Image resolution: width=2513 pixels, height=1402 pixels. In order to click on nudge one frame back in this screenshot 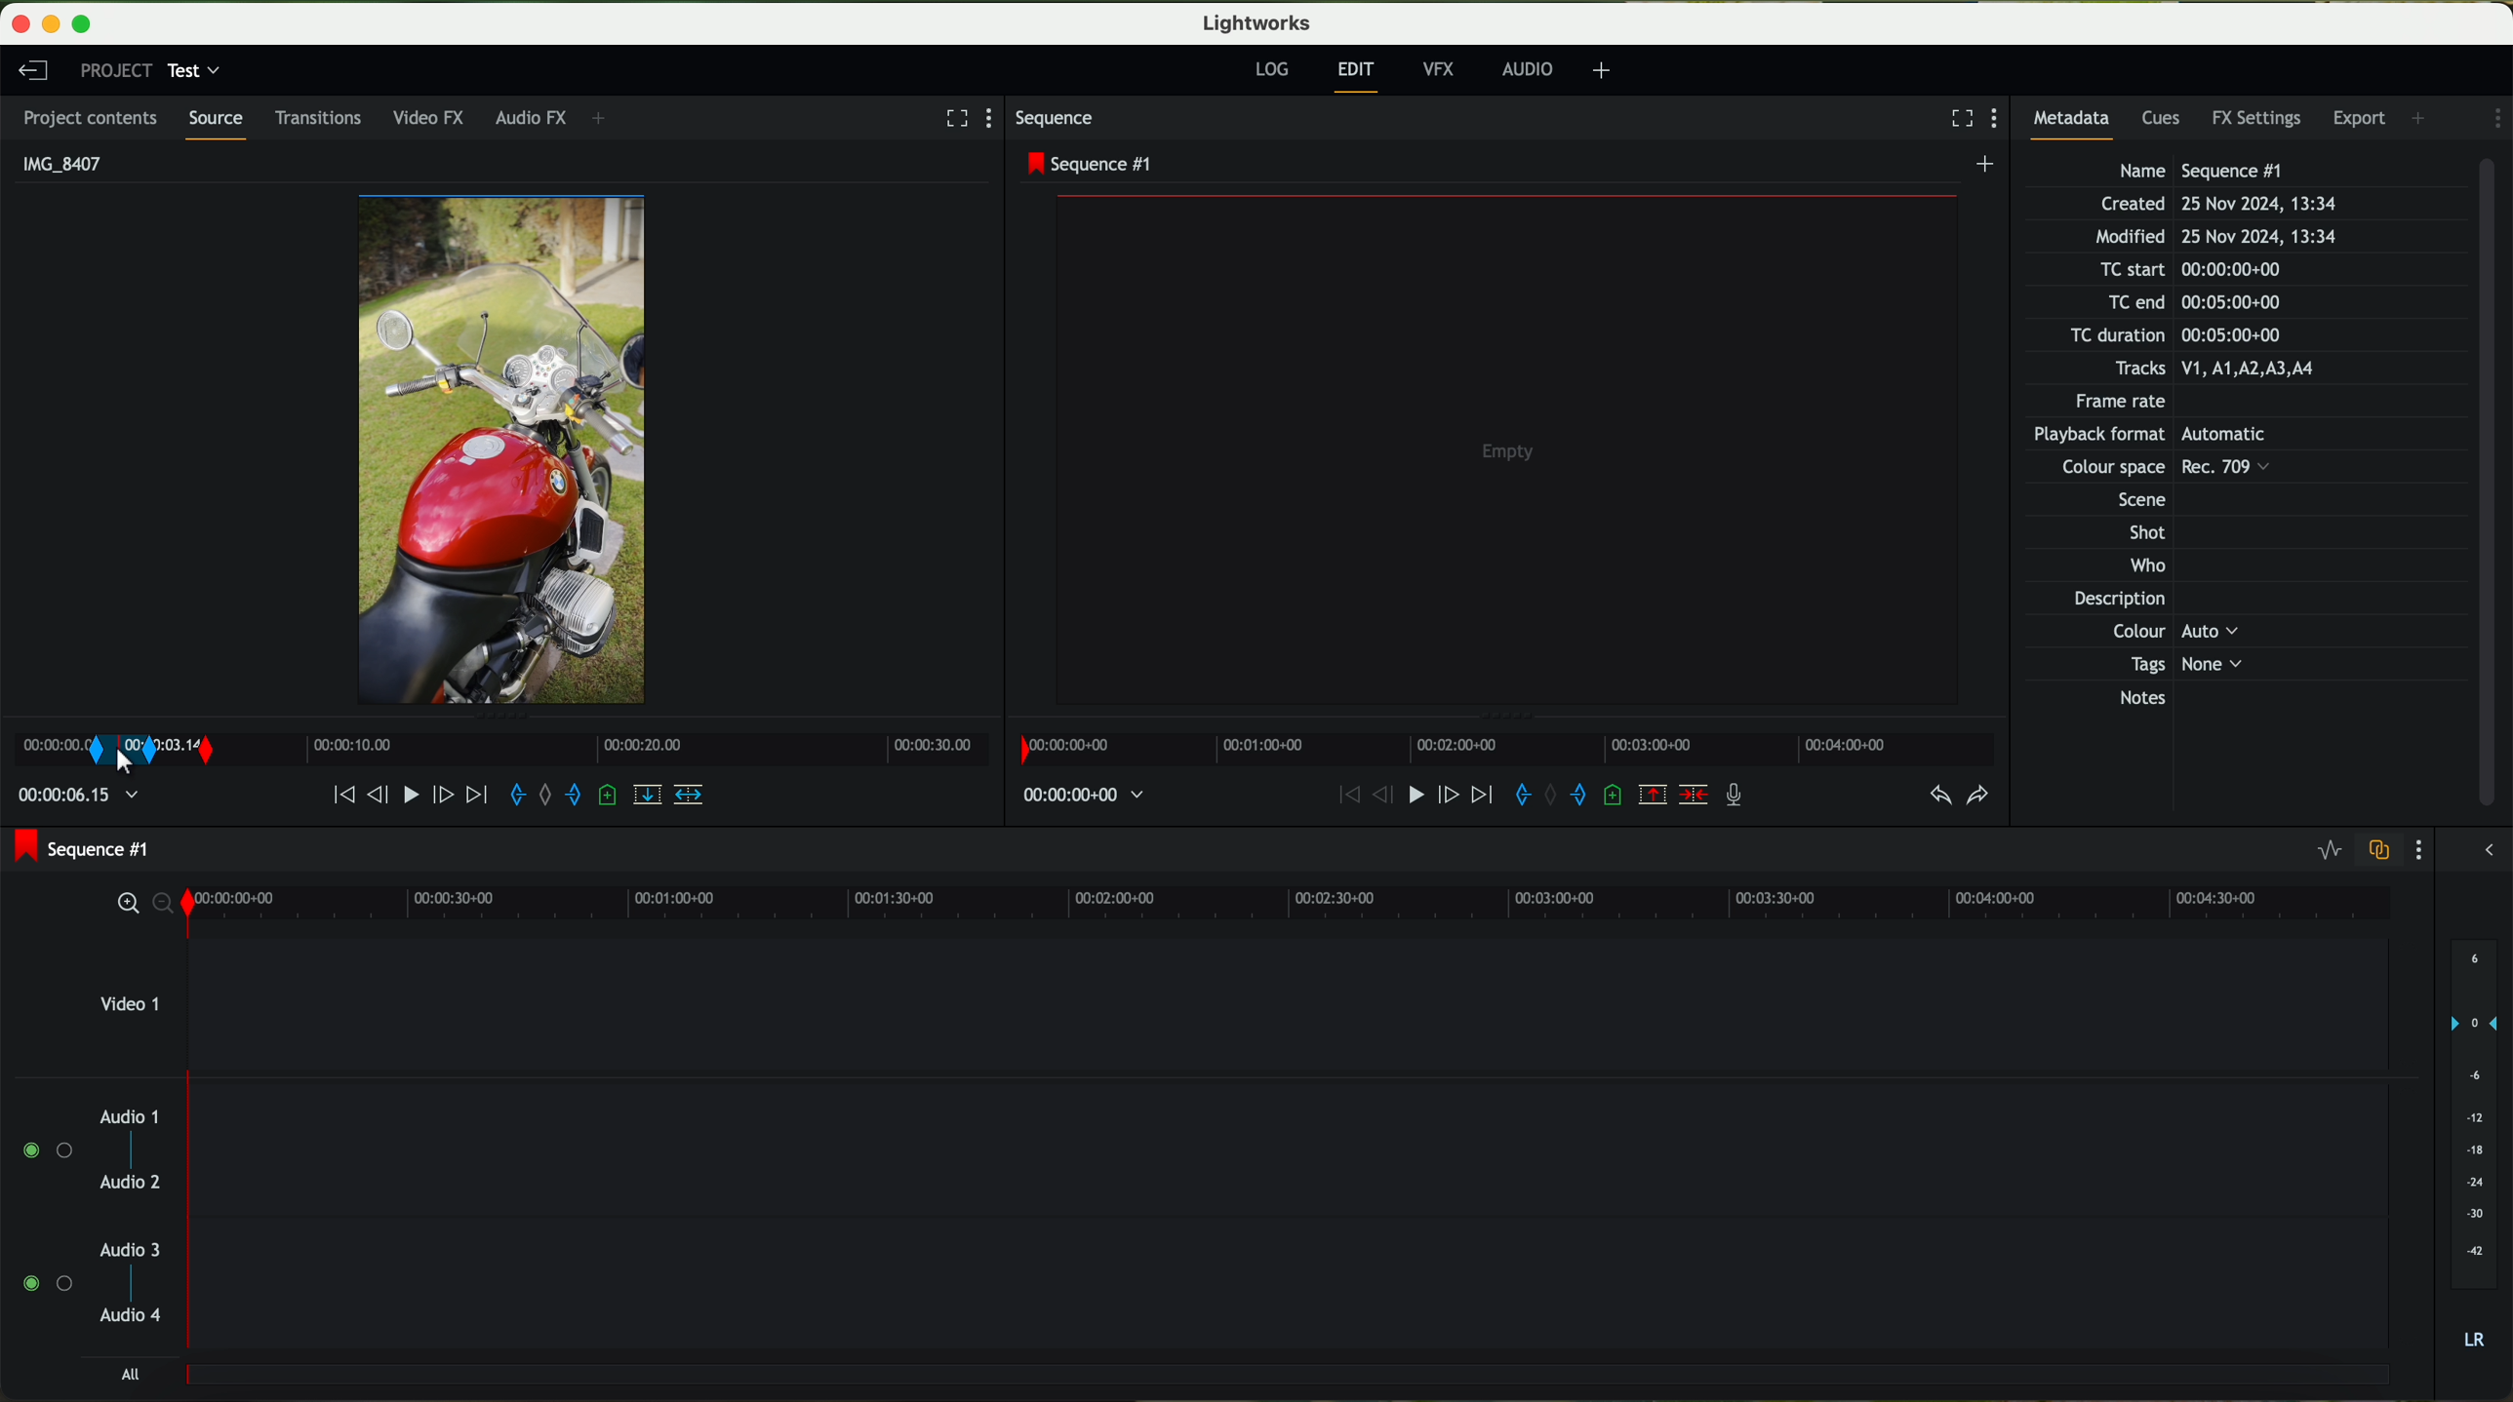, I will do `click(1371, 800)`.